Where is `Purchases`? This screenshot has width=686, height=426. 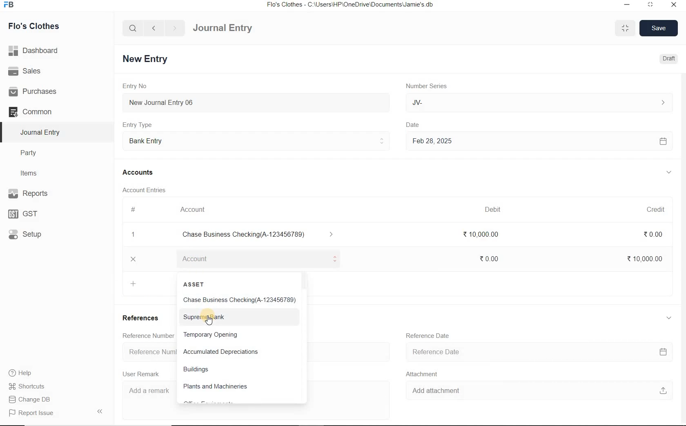 Purchases is located at coordinates (36, 91).